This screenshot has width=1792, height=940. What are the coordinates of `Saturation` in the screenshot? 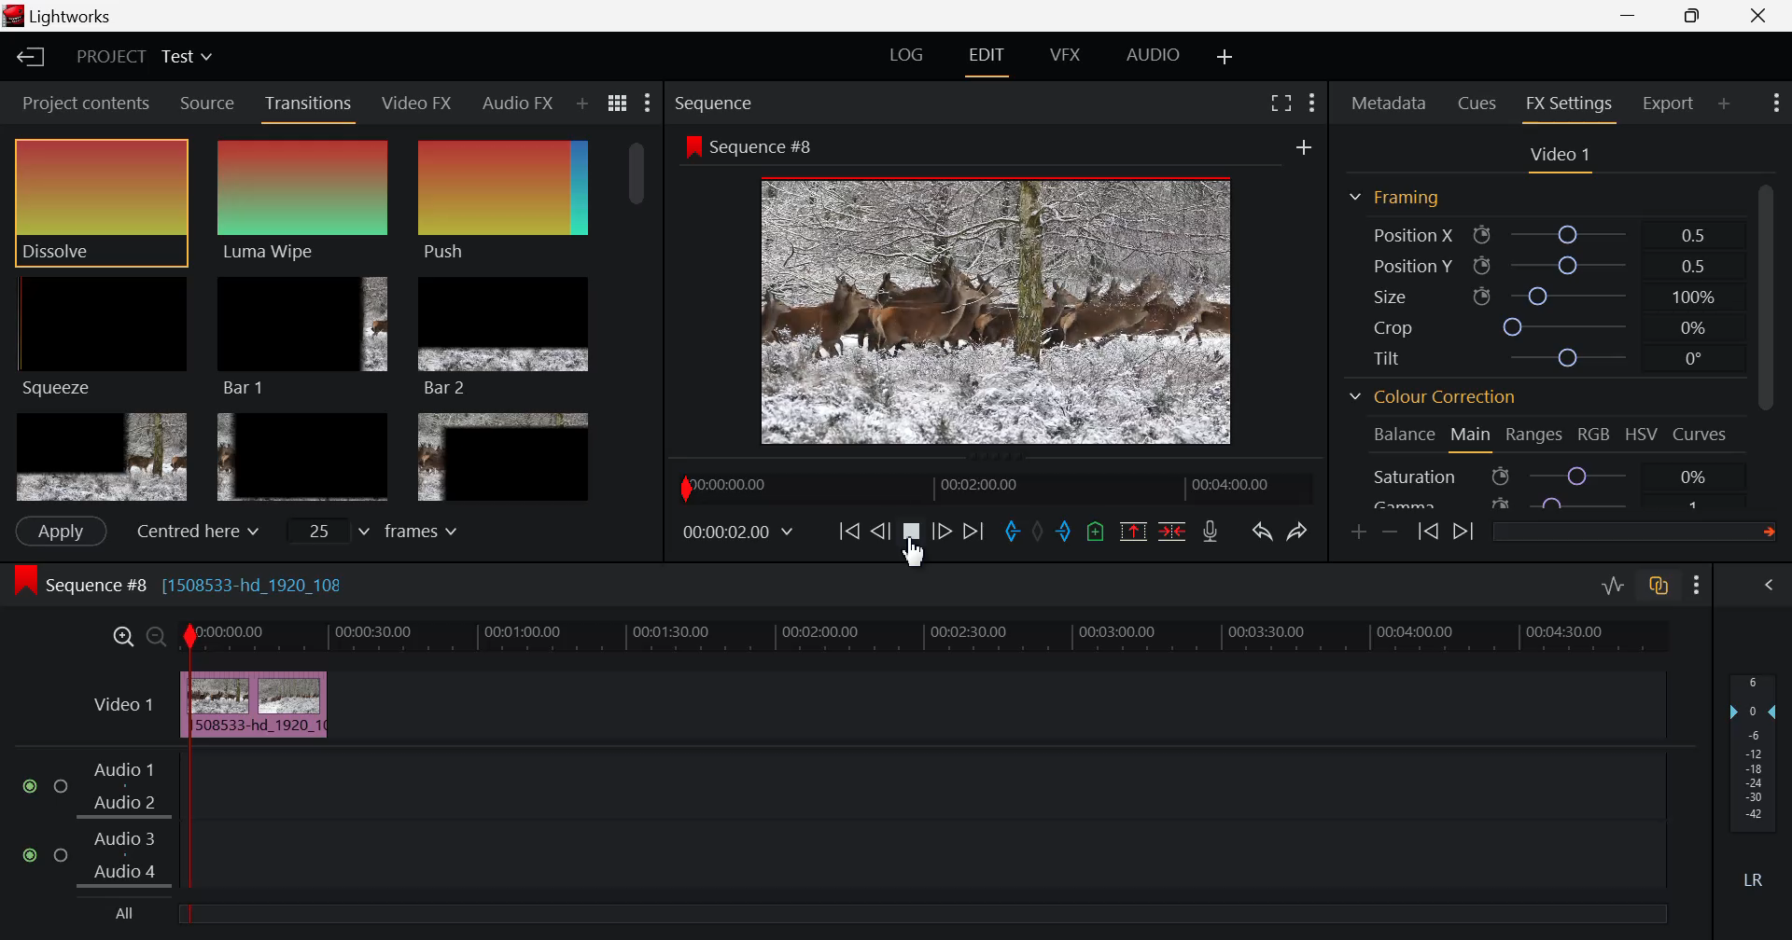 It's located at (1544, 476).